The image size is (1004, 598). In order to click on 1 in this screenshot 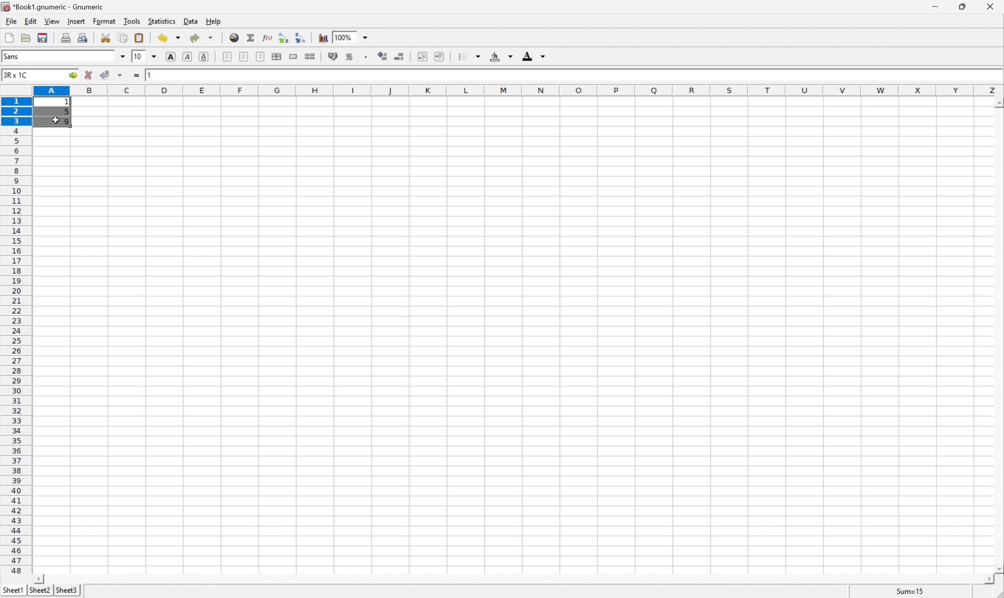, I will do `click(151, 74)`.